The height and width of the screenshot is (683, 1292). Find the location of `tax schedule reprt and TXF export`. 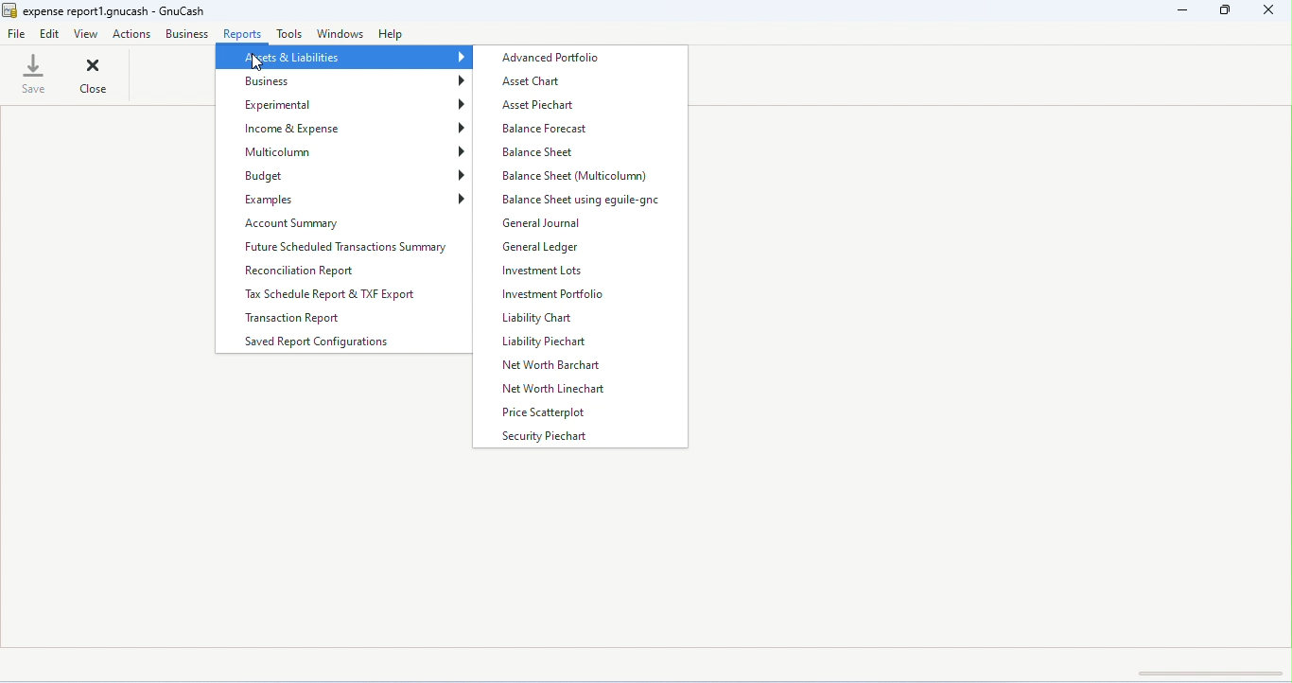

tax schedule reprt and TXF export is located at coordinates (339, 293).